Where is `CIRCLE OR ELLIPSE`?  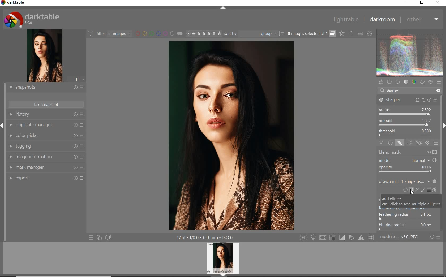 CIRCLE OR ELLIPSE is located at coordinates (407, 190).